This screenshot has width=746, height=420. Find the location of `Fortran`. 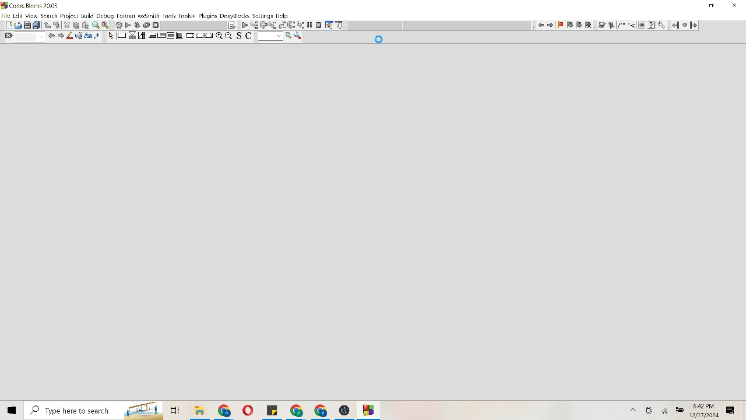

Fortran is located at coordinates (126, 16).